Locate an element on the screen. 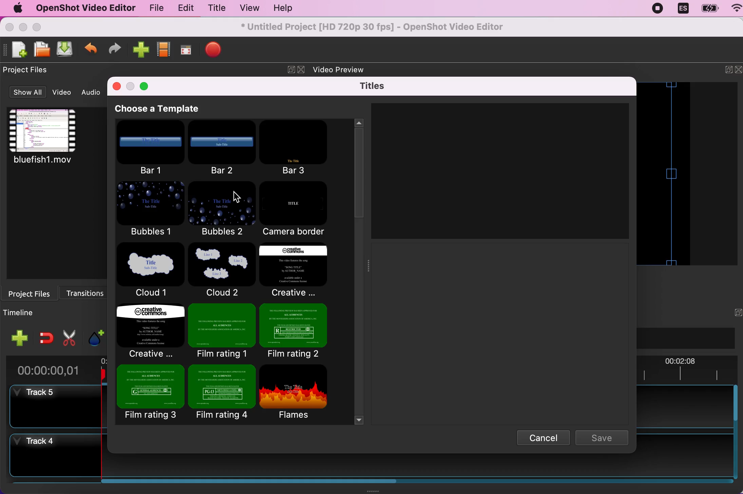  bar 2 is located at coordinates (223, 148).